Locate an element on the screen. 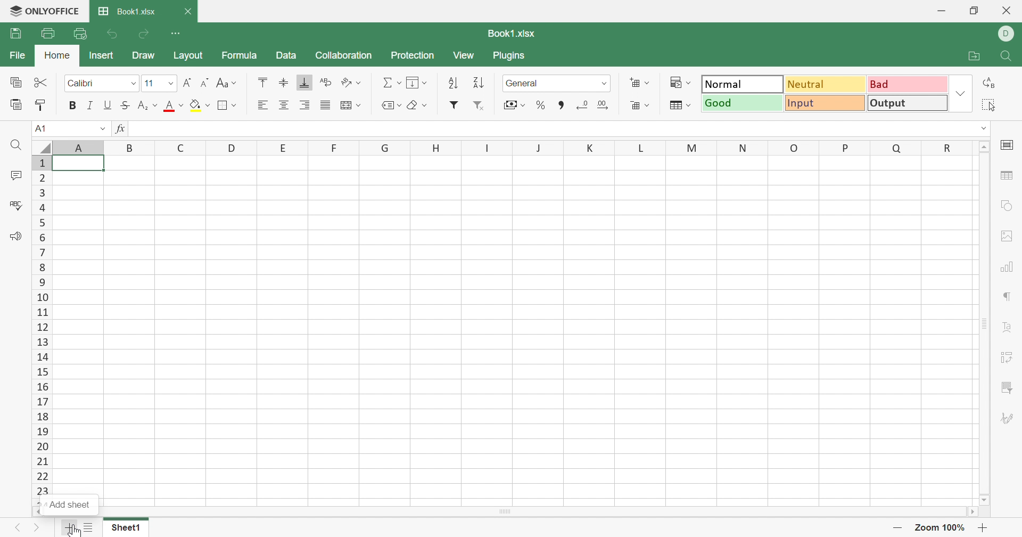 The image size is (1022, 537). Underline is located at coordinates (108, 105).